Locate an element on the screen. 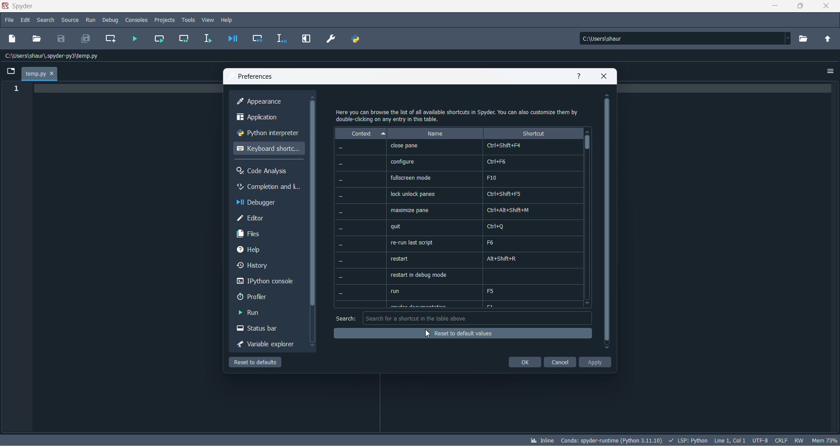 The image size is (840, 446). debug cell is located at coordinates (258, 39).